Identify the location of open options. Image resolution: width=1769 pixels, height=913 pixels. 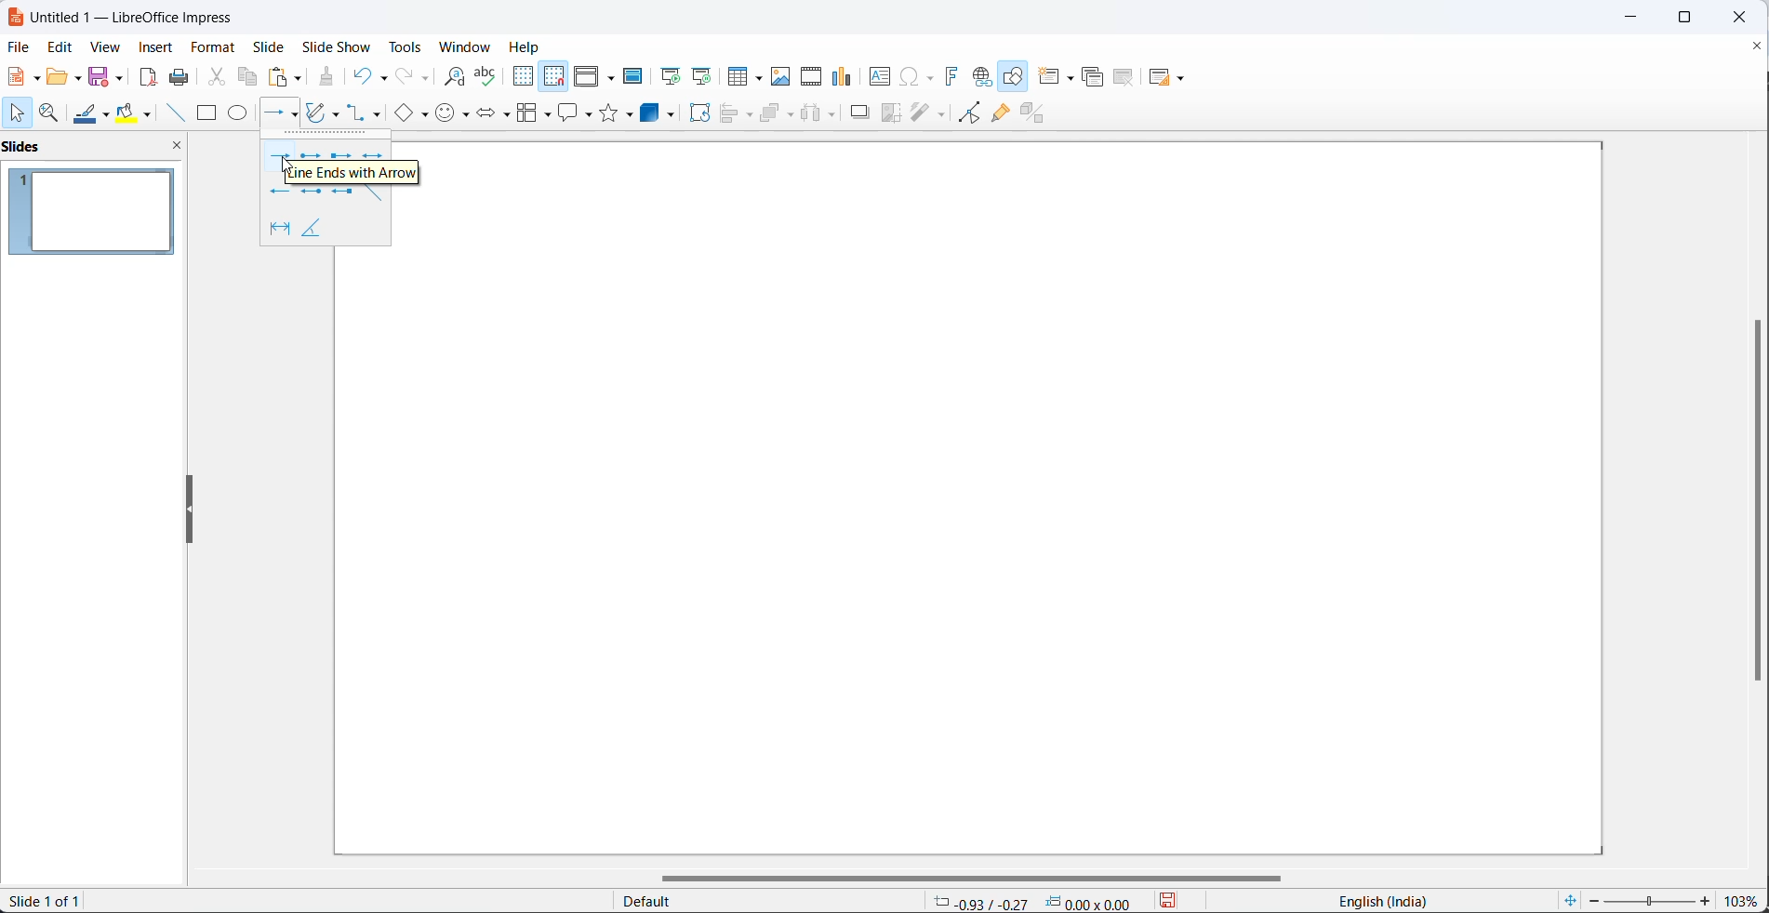
(61, 75).